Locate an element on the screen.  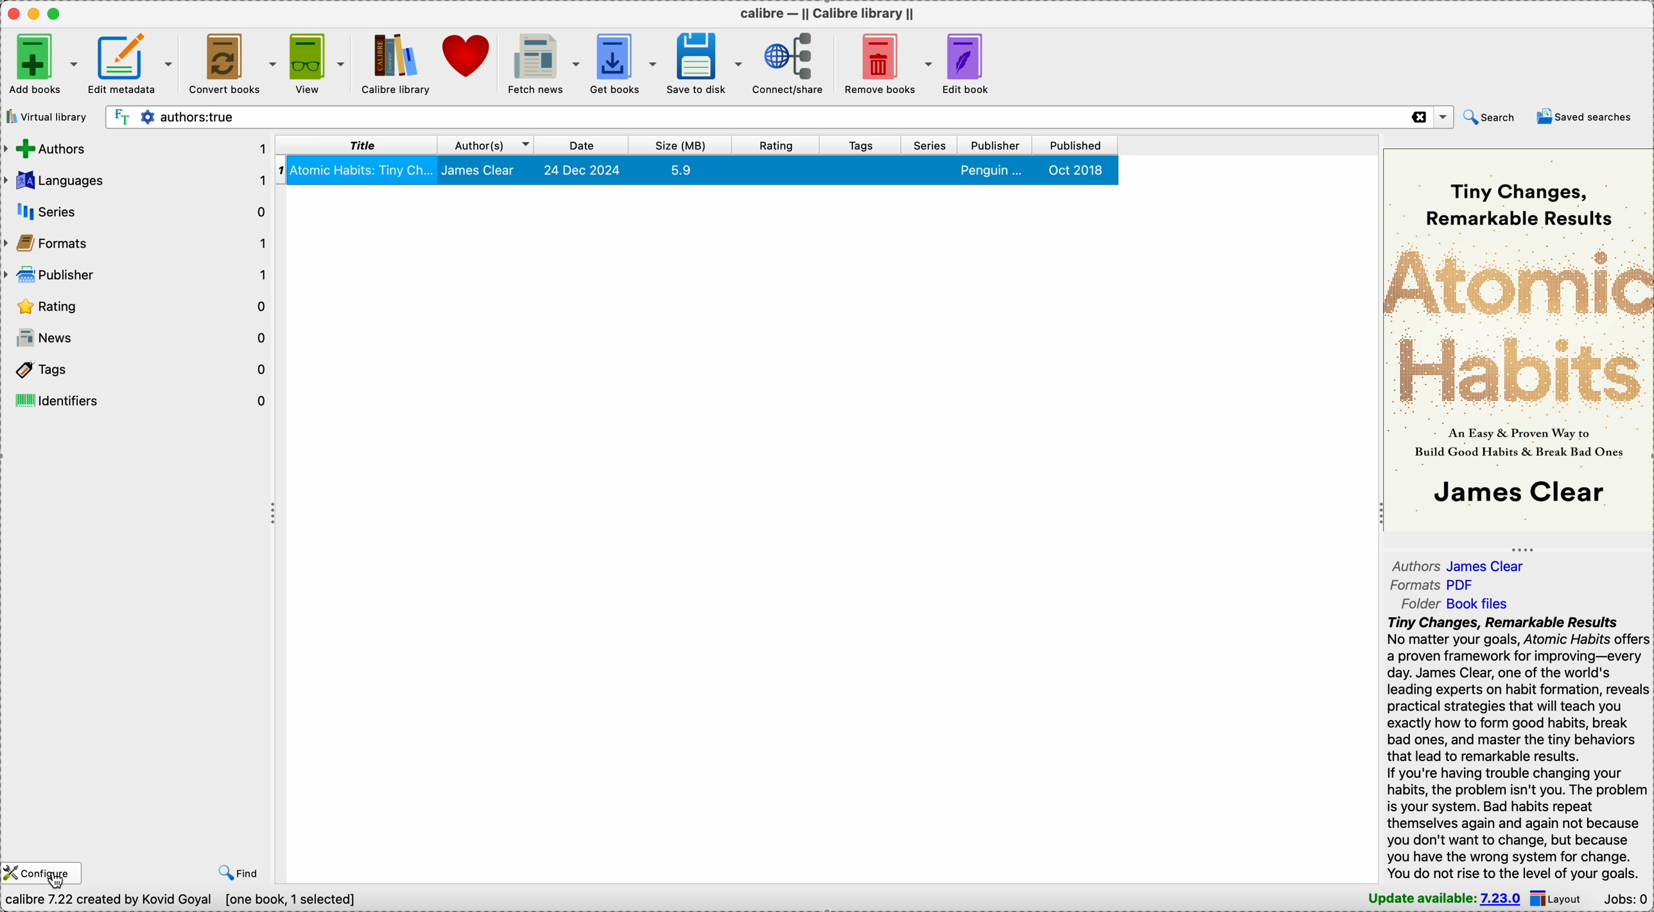
tags is located at coordinates (859, 144).